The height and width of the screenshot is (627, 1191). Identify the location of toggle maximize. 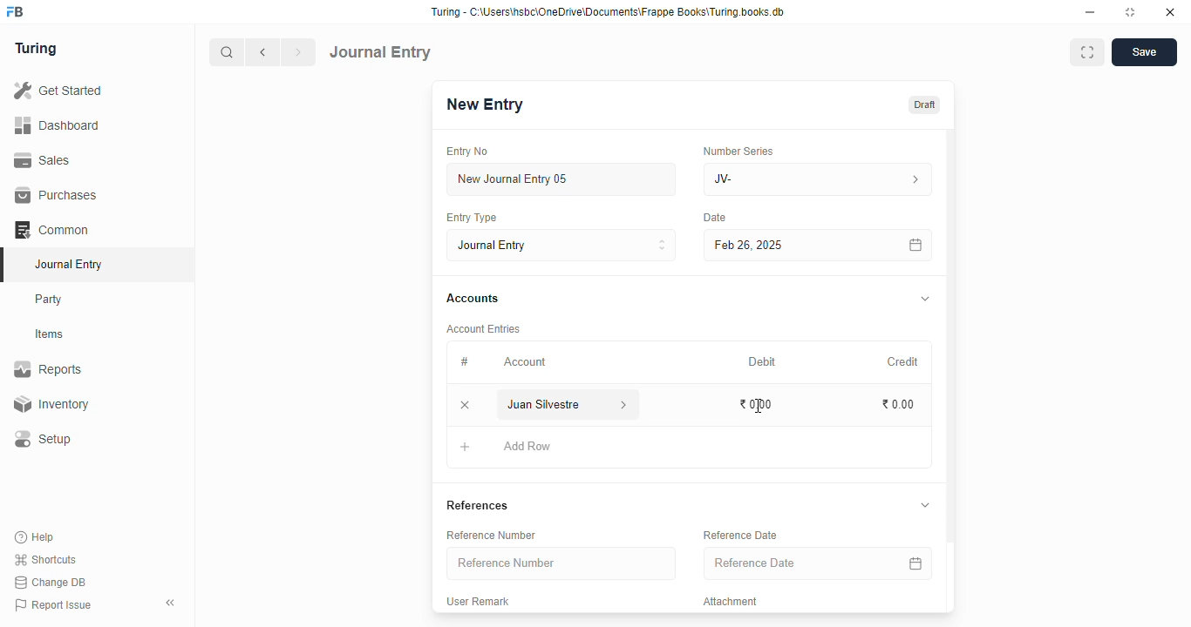
(1130, 12).